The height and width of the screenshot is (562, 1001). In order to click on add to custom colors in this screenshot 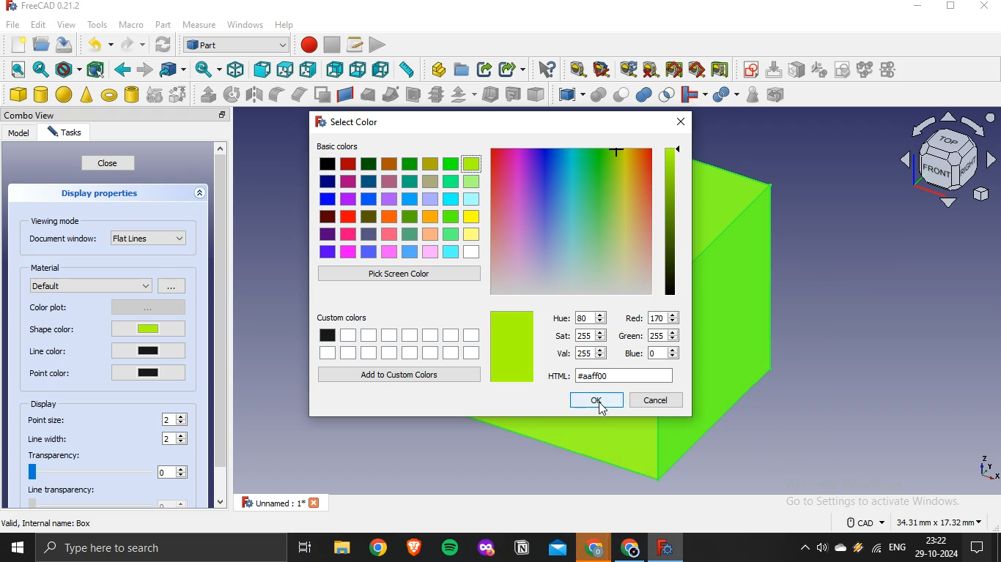, I will do `click(400, 374)`.